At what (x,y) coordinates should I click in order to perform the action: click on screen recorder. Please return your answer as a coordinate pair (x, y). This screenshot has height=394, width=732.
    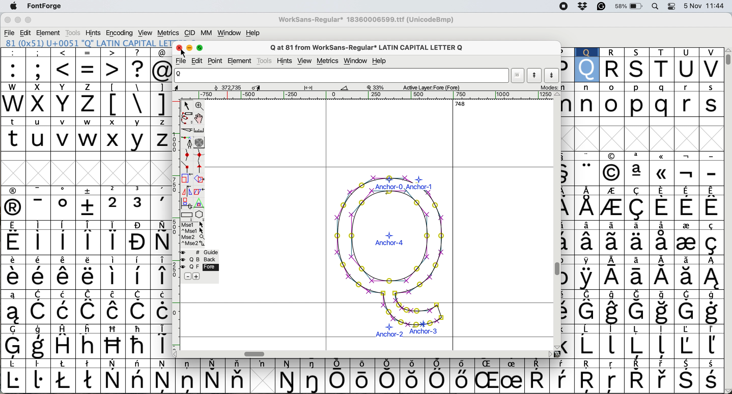
    Looking at the image, I should click on (566, 7).